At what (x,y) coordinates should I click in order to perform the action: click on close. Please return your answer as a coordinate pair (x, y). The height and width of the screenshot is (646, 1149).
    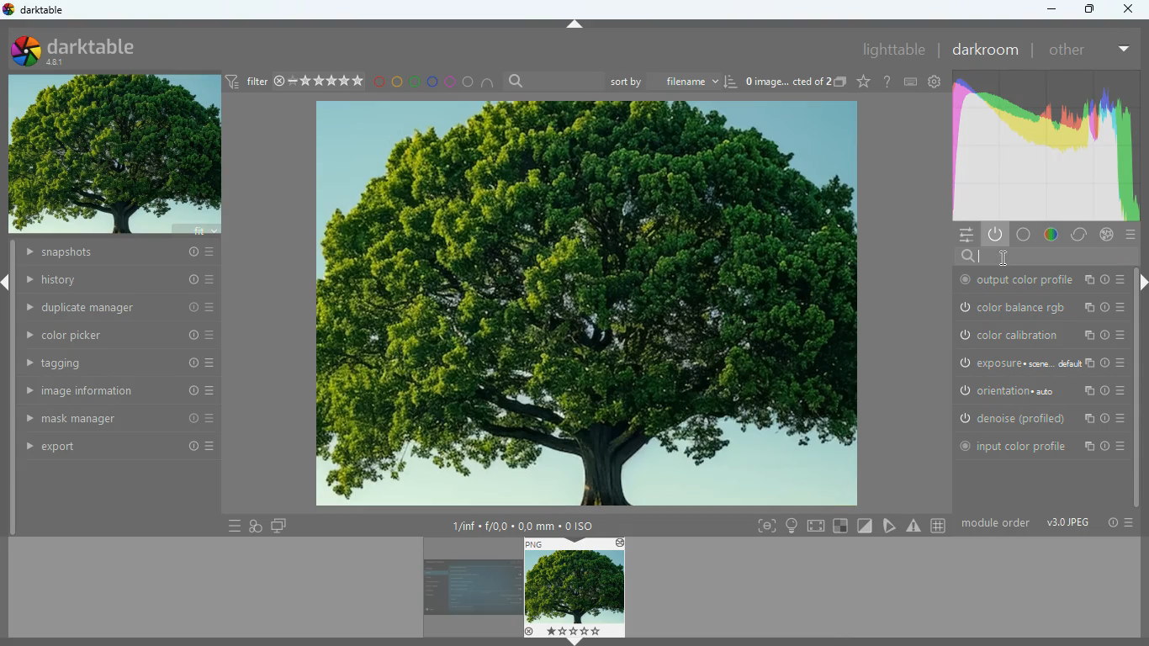
    Looking at the image, I should click on (1132, 9).